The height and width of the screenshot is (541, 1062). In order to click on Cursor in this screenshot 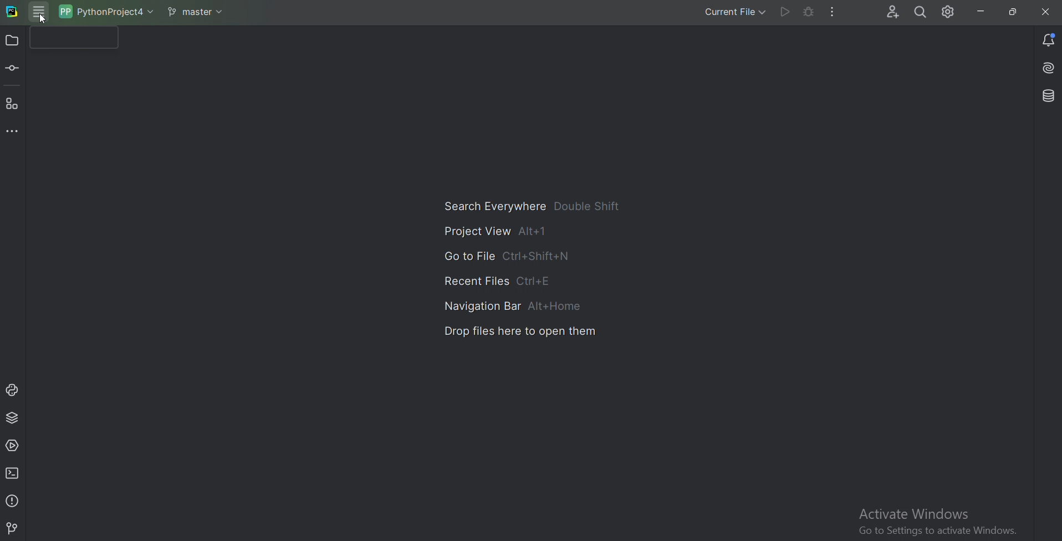, I will do `click(43, 19)`.